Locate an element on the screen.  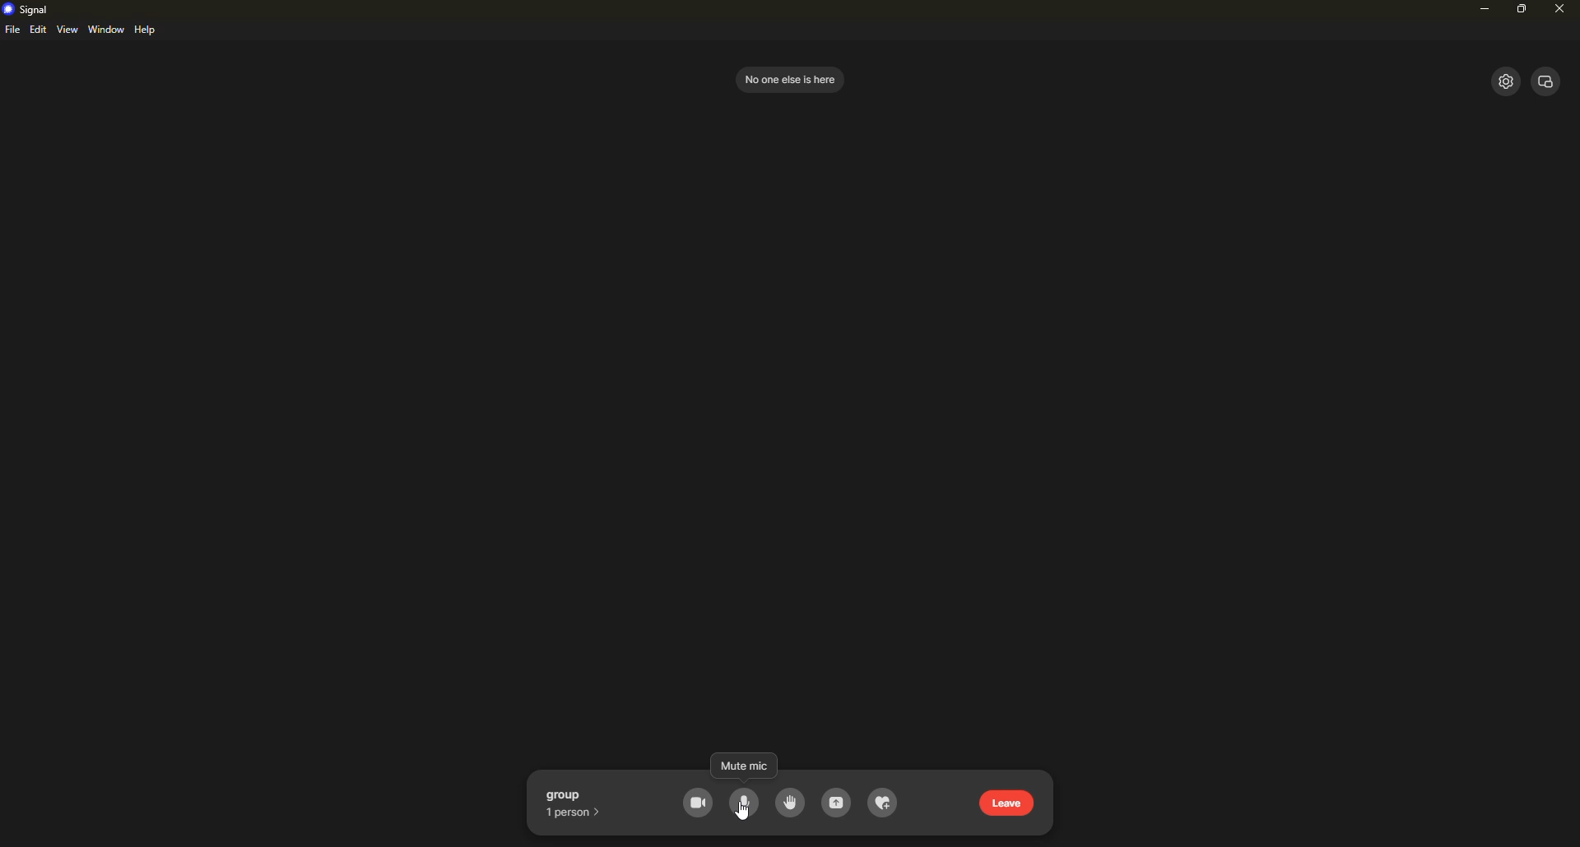
mute mic is located at coordinates (742, 767).